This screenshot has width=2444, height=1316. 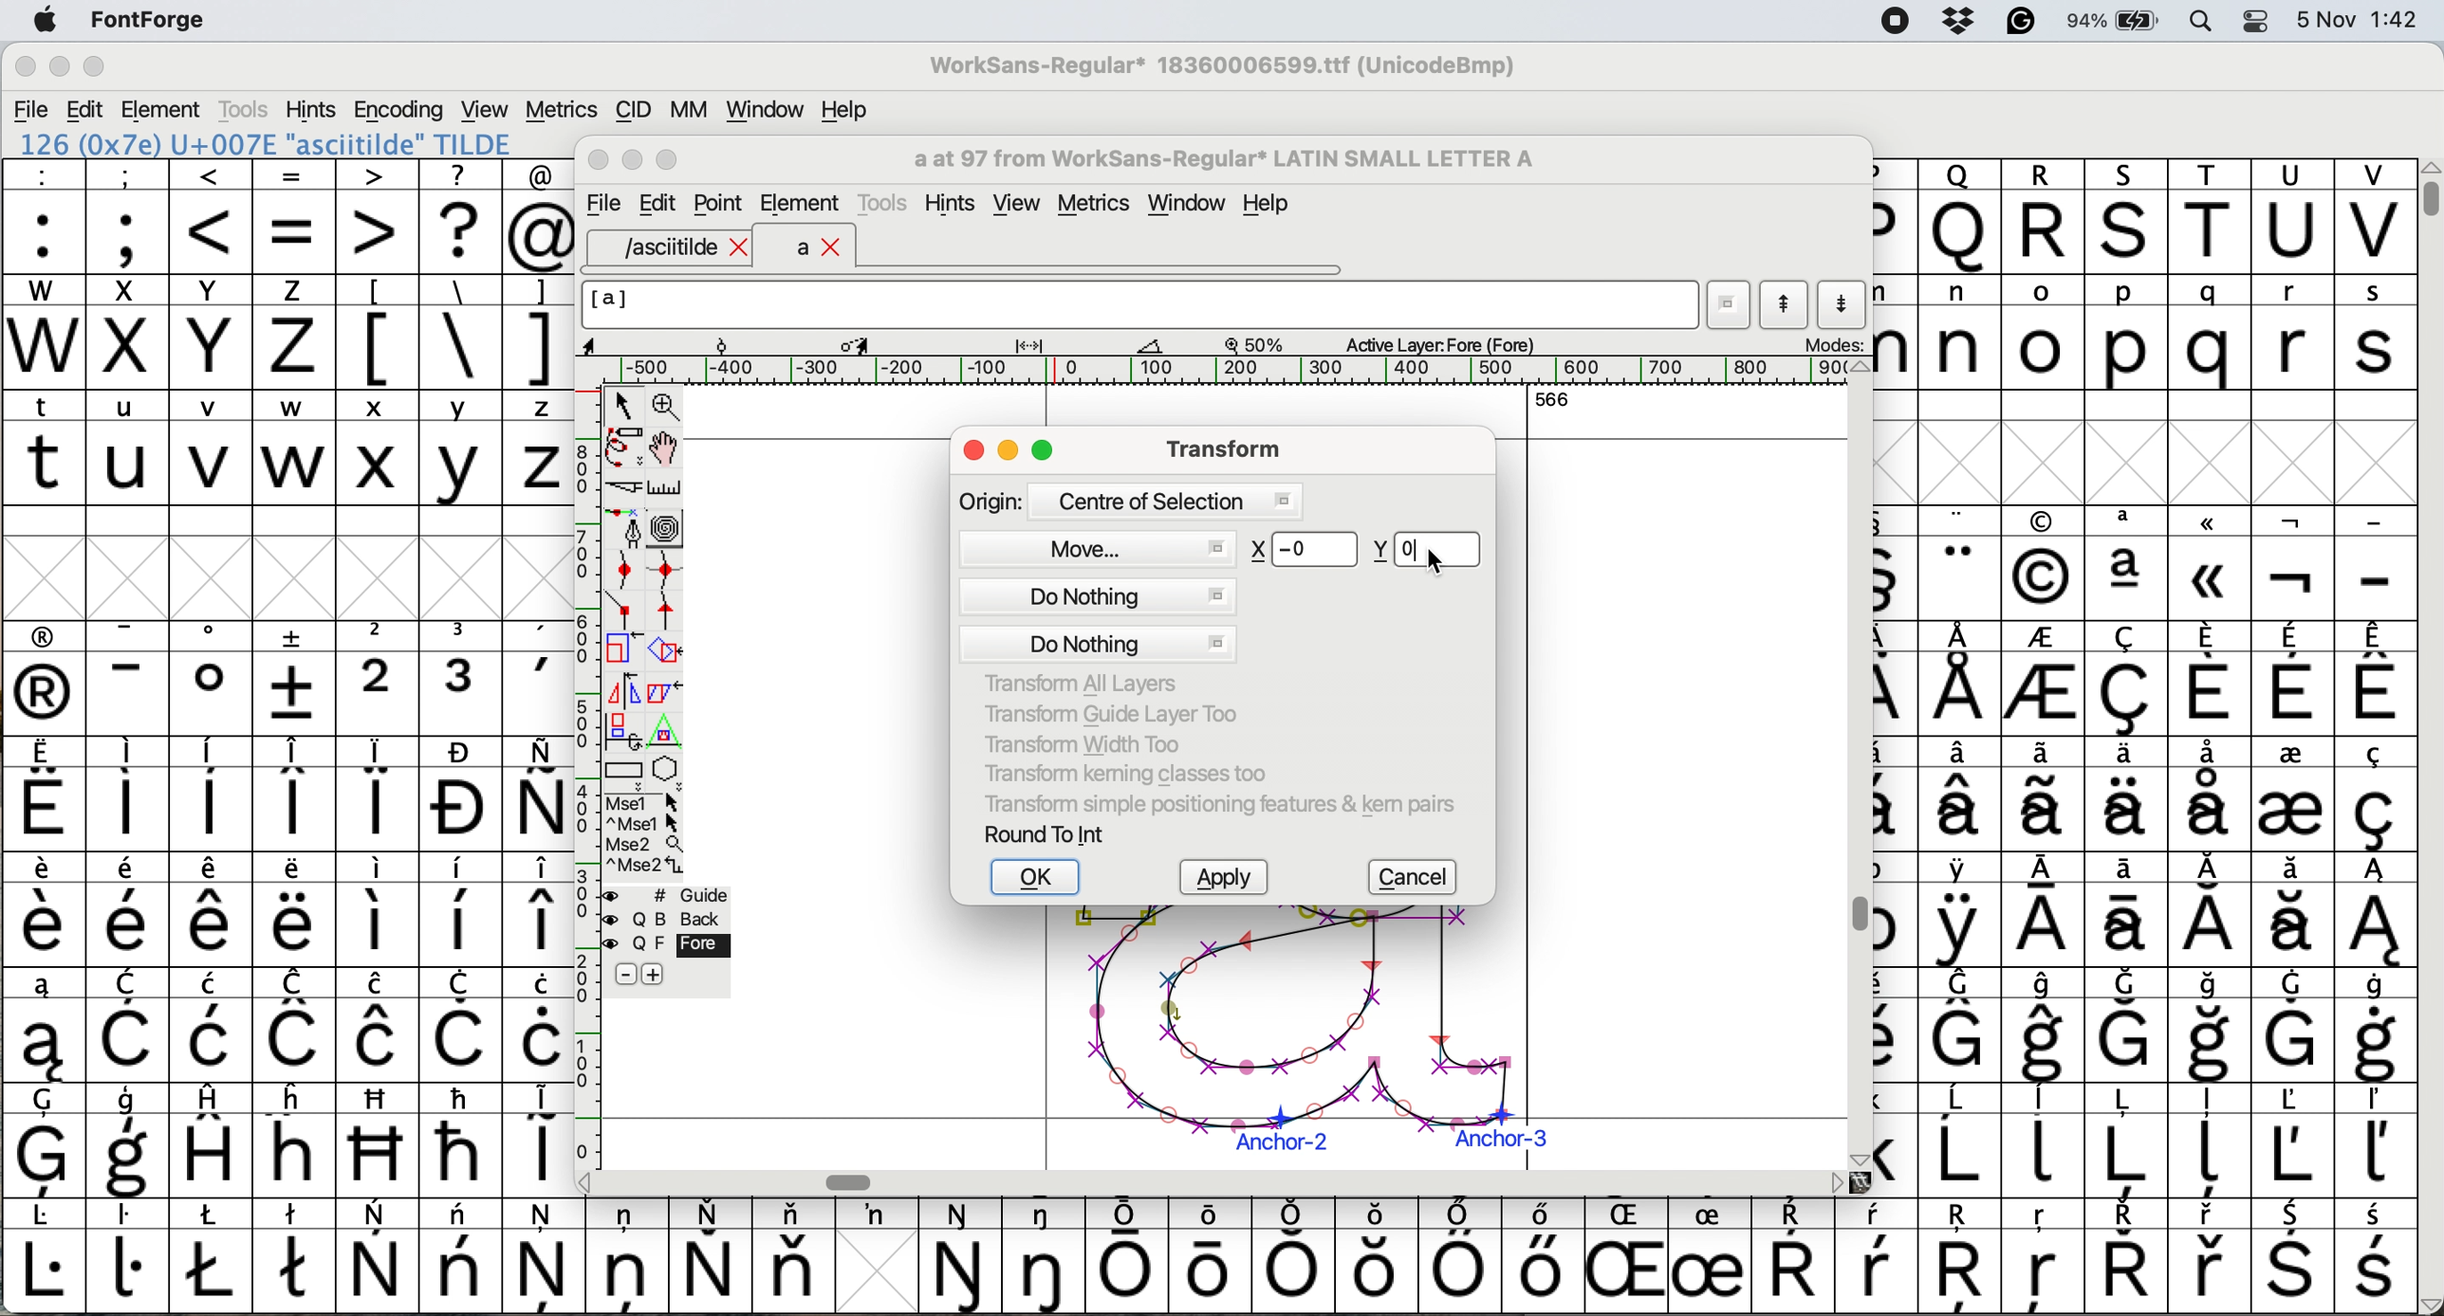 I want to click on element, so click(x=800, y=203).